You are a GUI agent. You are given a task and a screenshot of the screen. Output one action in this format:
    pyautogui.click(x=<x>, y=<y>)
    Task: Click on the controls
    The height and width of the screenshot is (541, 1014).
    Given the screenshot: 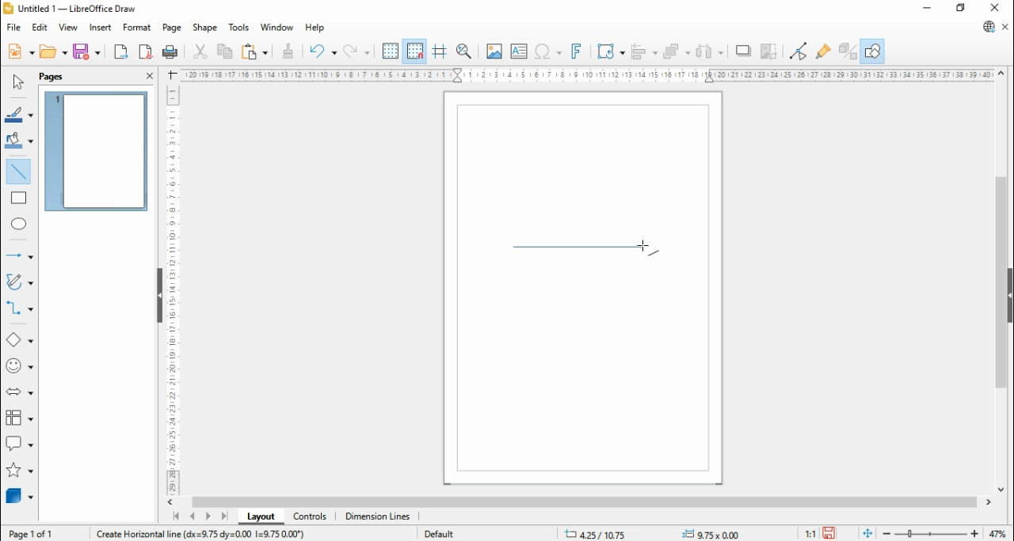 What is the action you would take?
    pyautogui.click(x=310, y=517)
    